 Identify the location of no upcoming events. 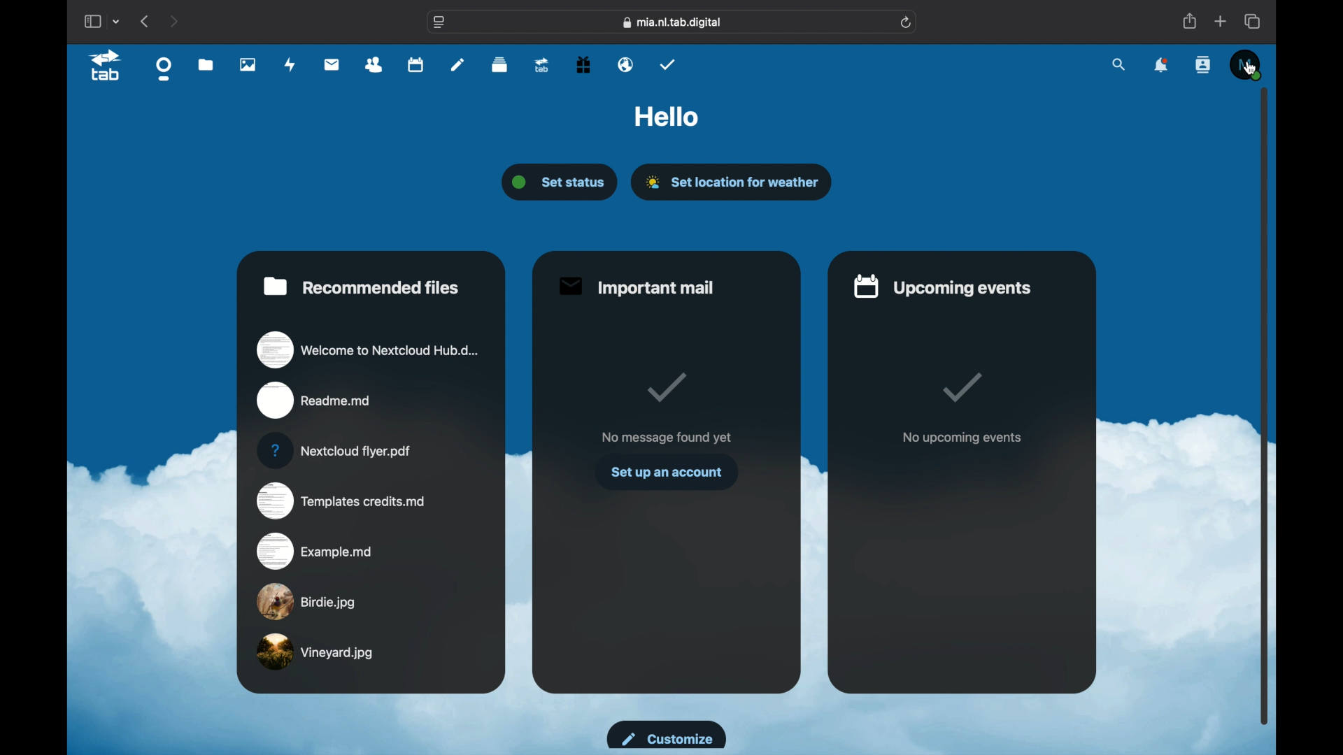
(962, 438).